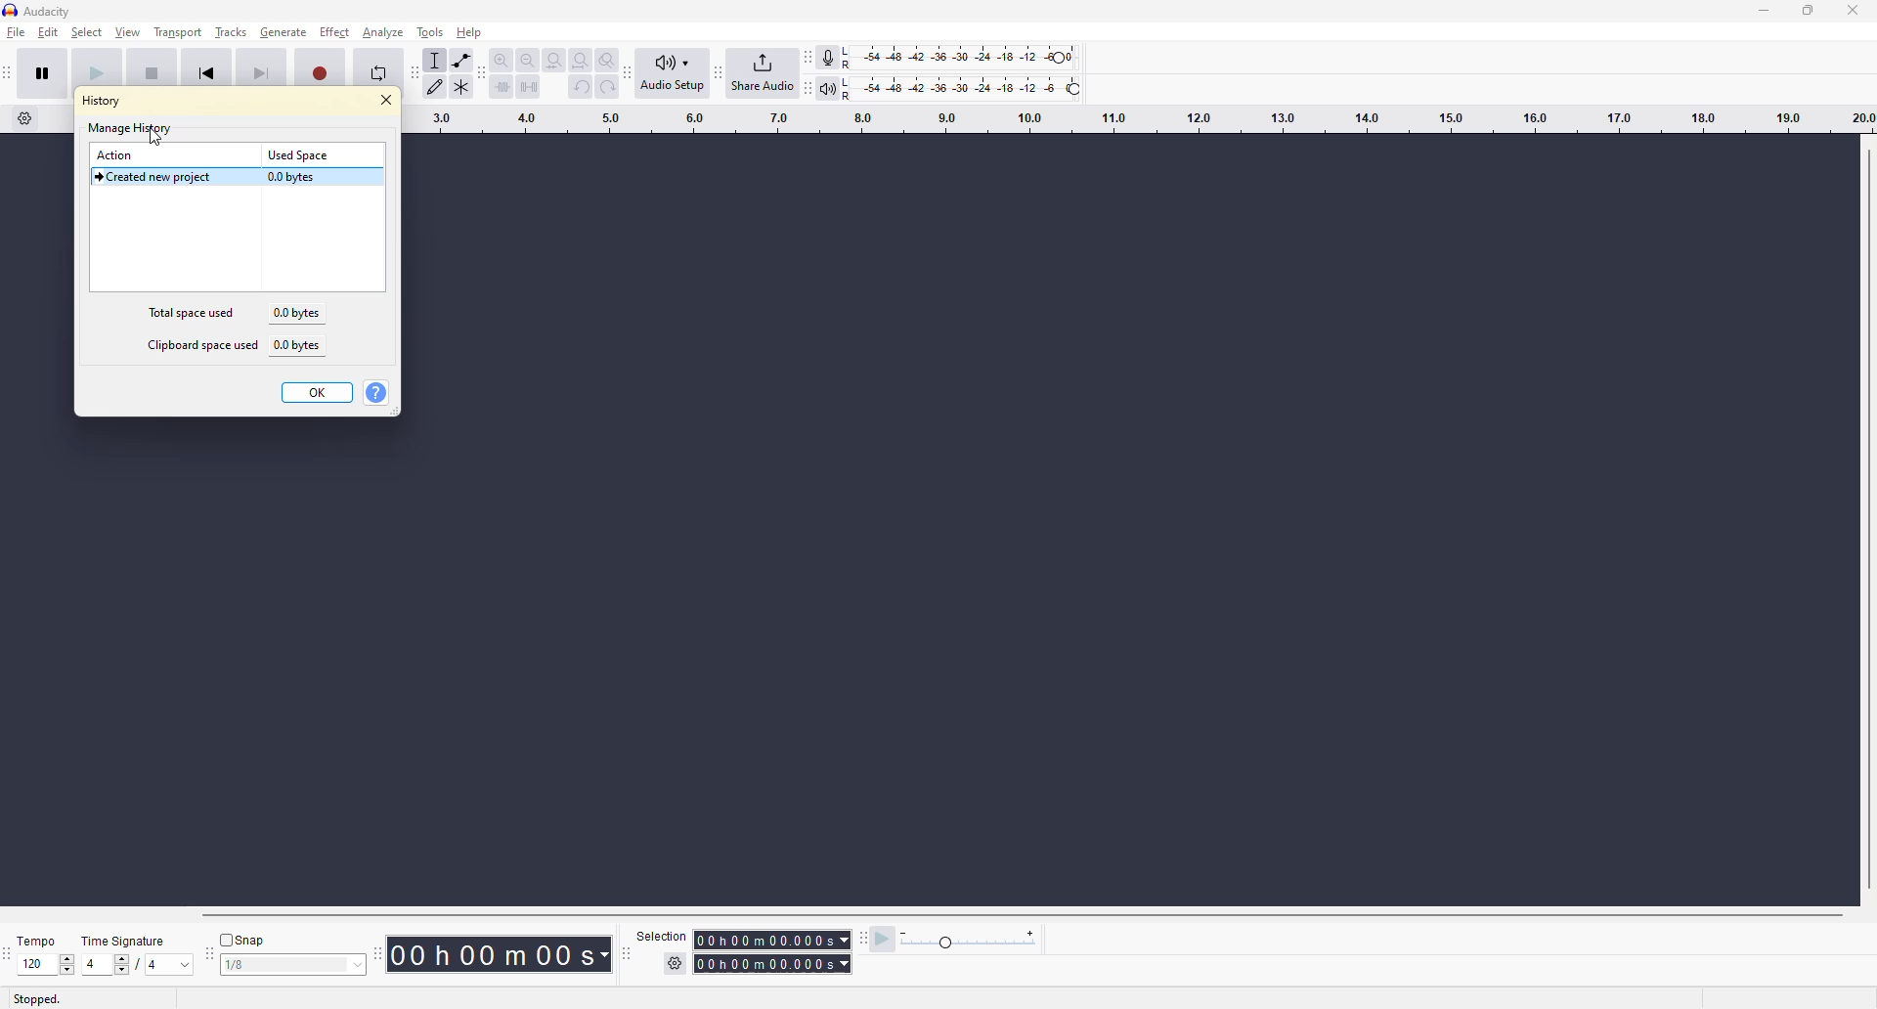 This screenshot has height=1009, width=1877. Describe the element at coordinates (118, 155) in the screenshot. I see `Action` at that location.